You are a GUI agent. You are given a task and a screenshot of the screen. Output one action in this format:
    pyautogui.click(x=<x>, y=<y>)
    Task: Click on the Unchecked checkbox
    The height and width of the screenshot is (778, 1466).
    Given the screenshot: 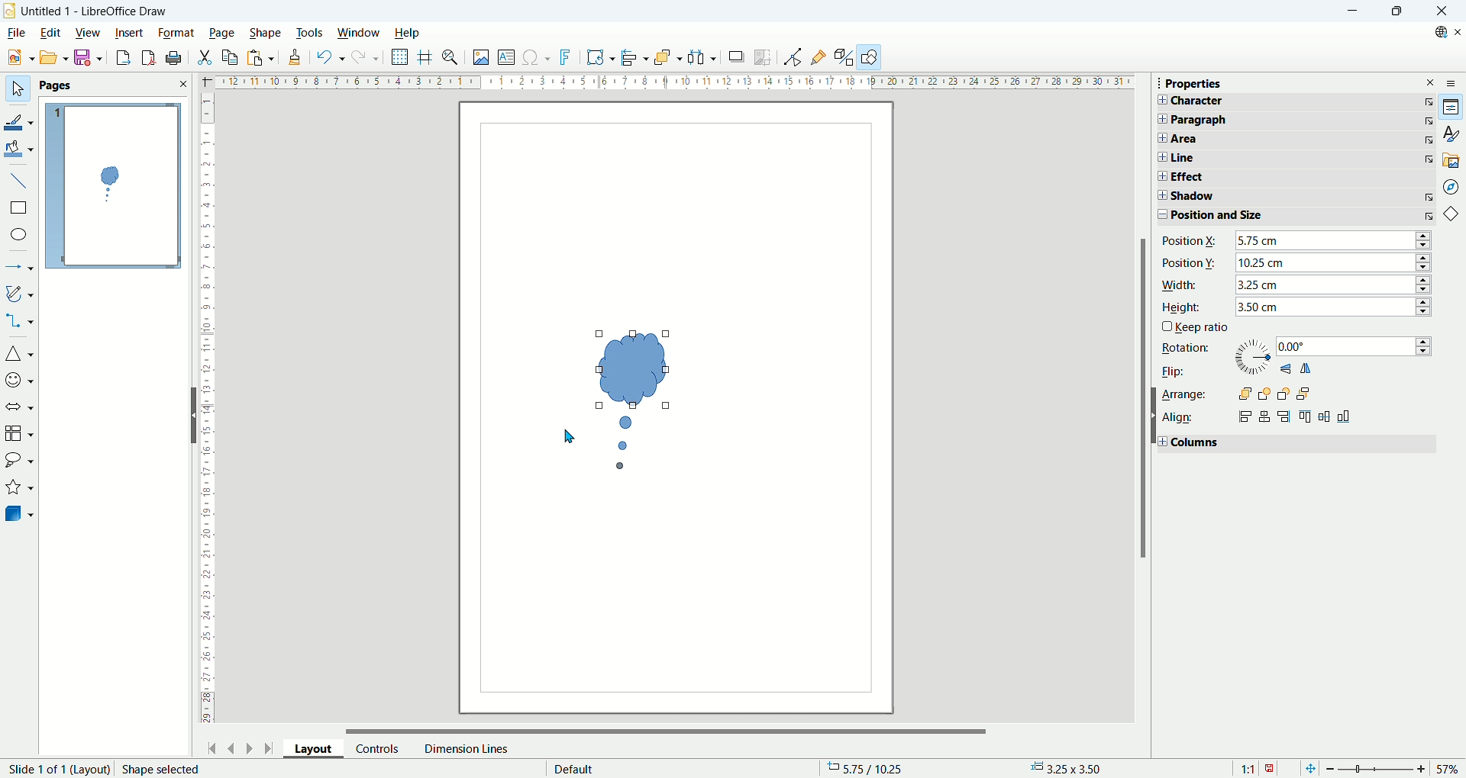 What is the action you would take?
    pyautogui.click(x=1166, y=326)
    